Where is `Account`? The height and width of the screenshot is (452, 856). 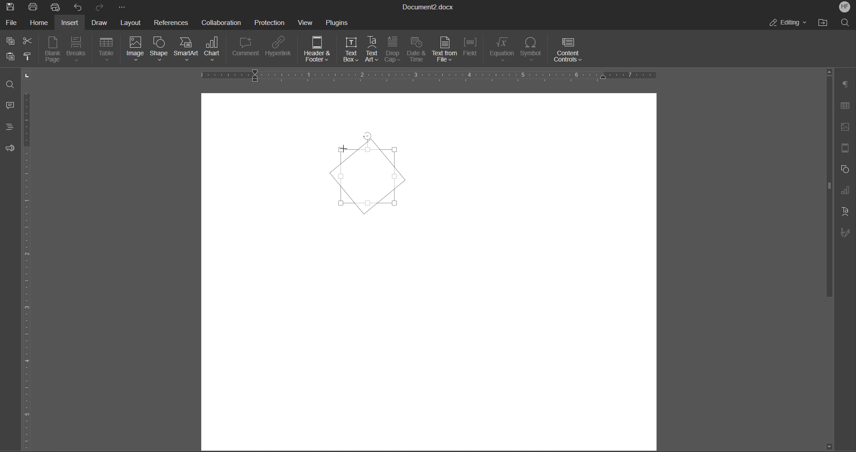
Account is located at coordinates (845, 8).